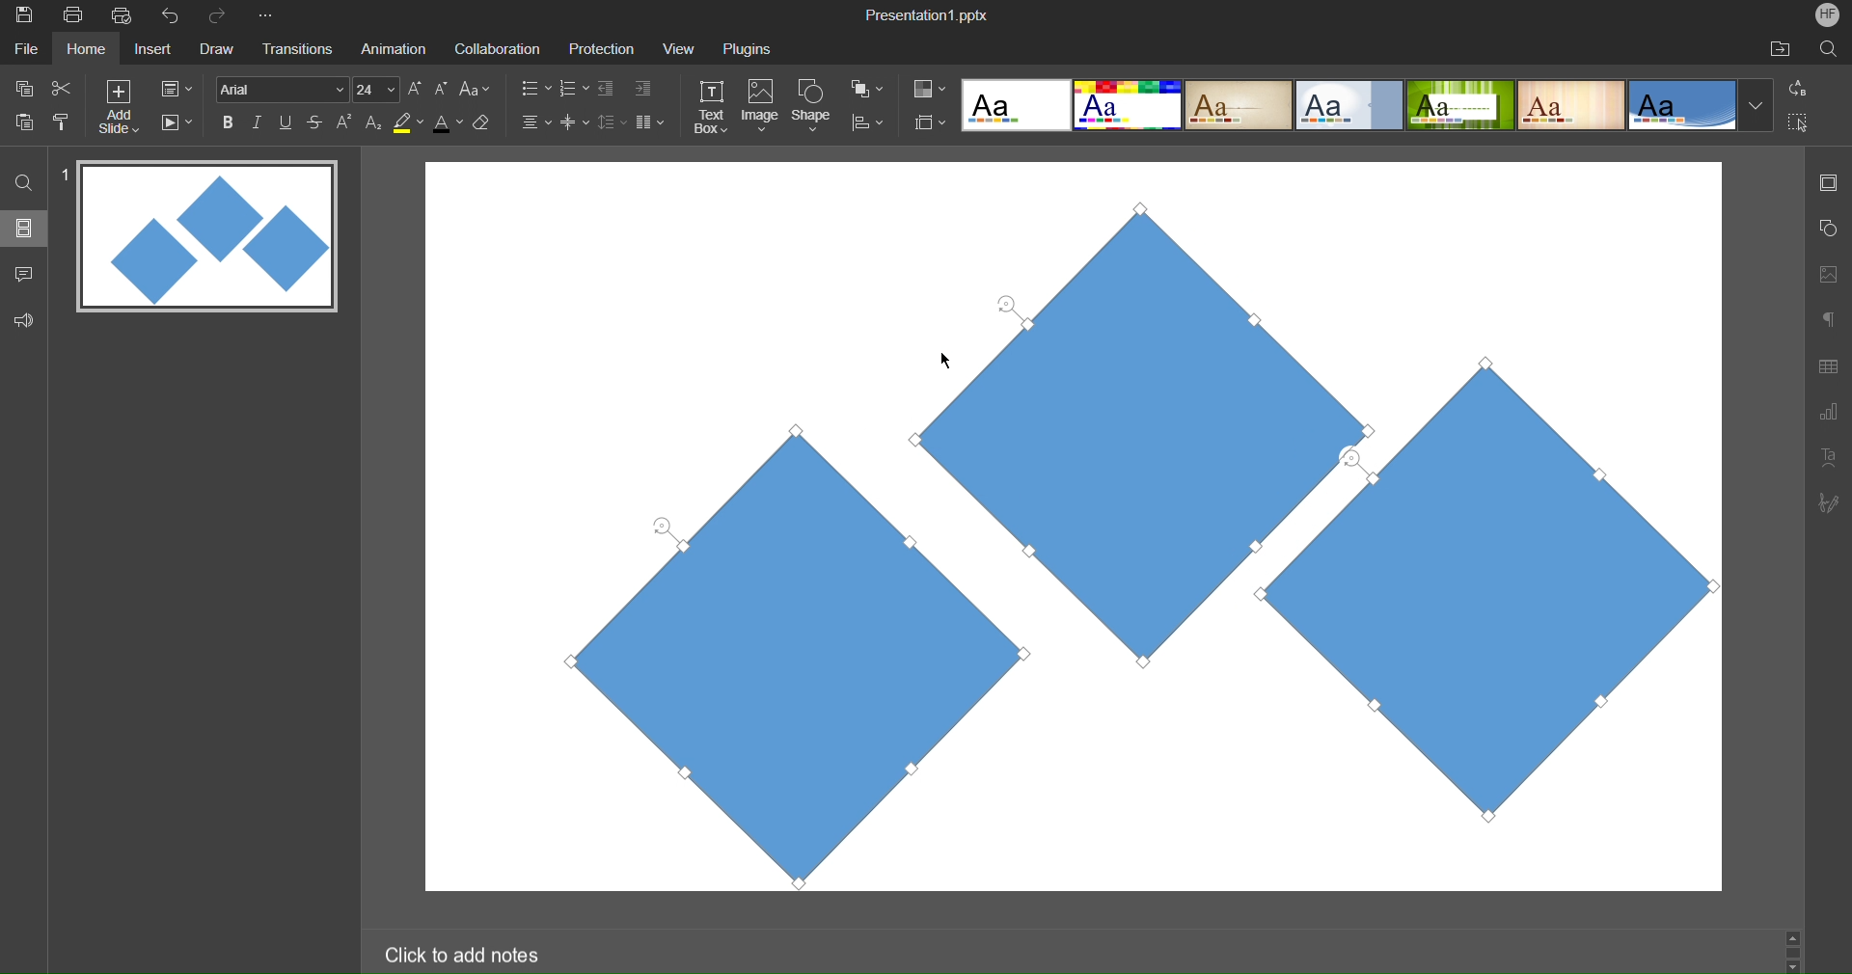 The width and height of the screenshot is (1852, 974). What do you see at coordinates (25, 120) in the screenshot?
I see `Paste` at bounding box center [25, 120].